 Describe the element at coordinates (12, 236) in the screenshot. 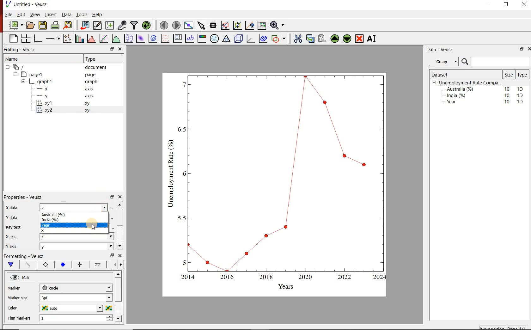

I see `x axis` at that location.